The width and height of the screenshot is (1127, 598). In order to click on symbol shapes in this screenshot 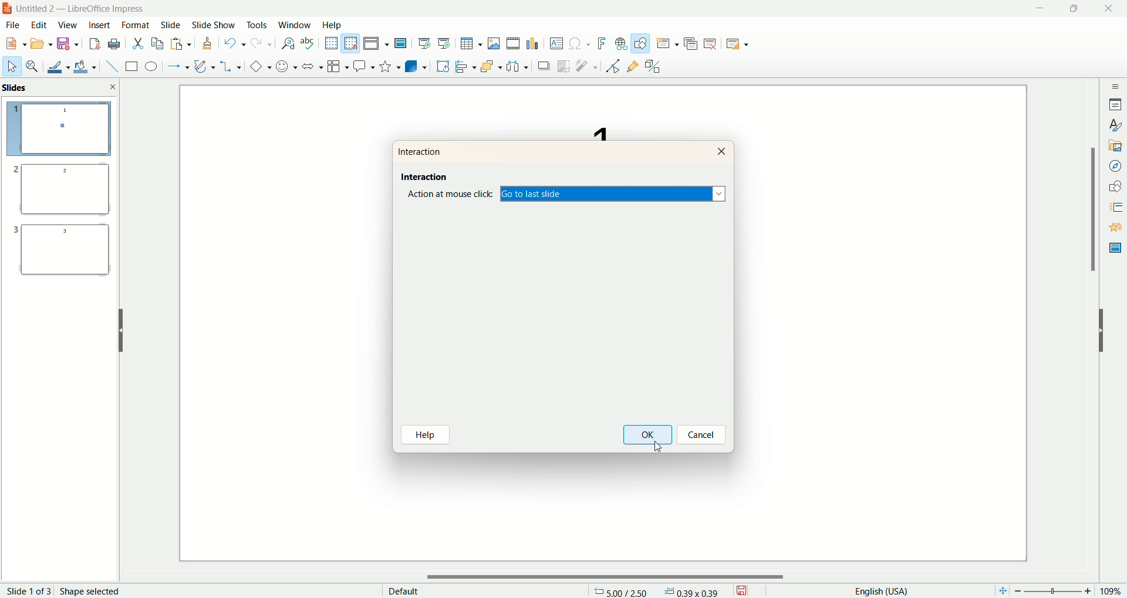, I will do `click(284, 67)`.